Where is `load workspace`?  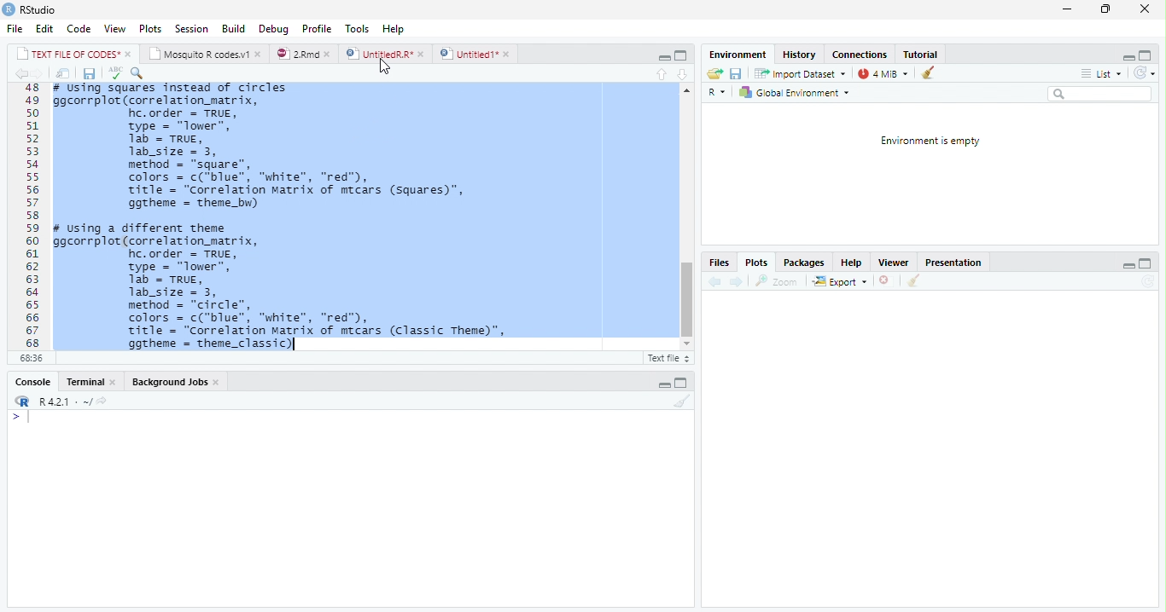 load workspace is located at coordinates (714, 73).